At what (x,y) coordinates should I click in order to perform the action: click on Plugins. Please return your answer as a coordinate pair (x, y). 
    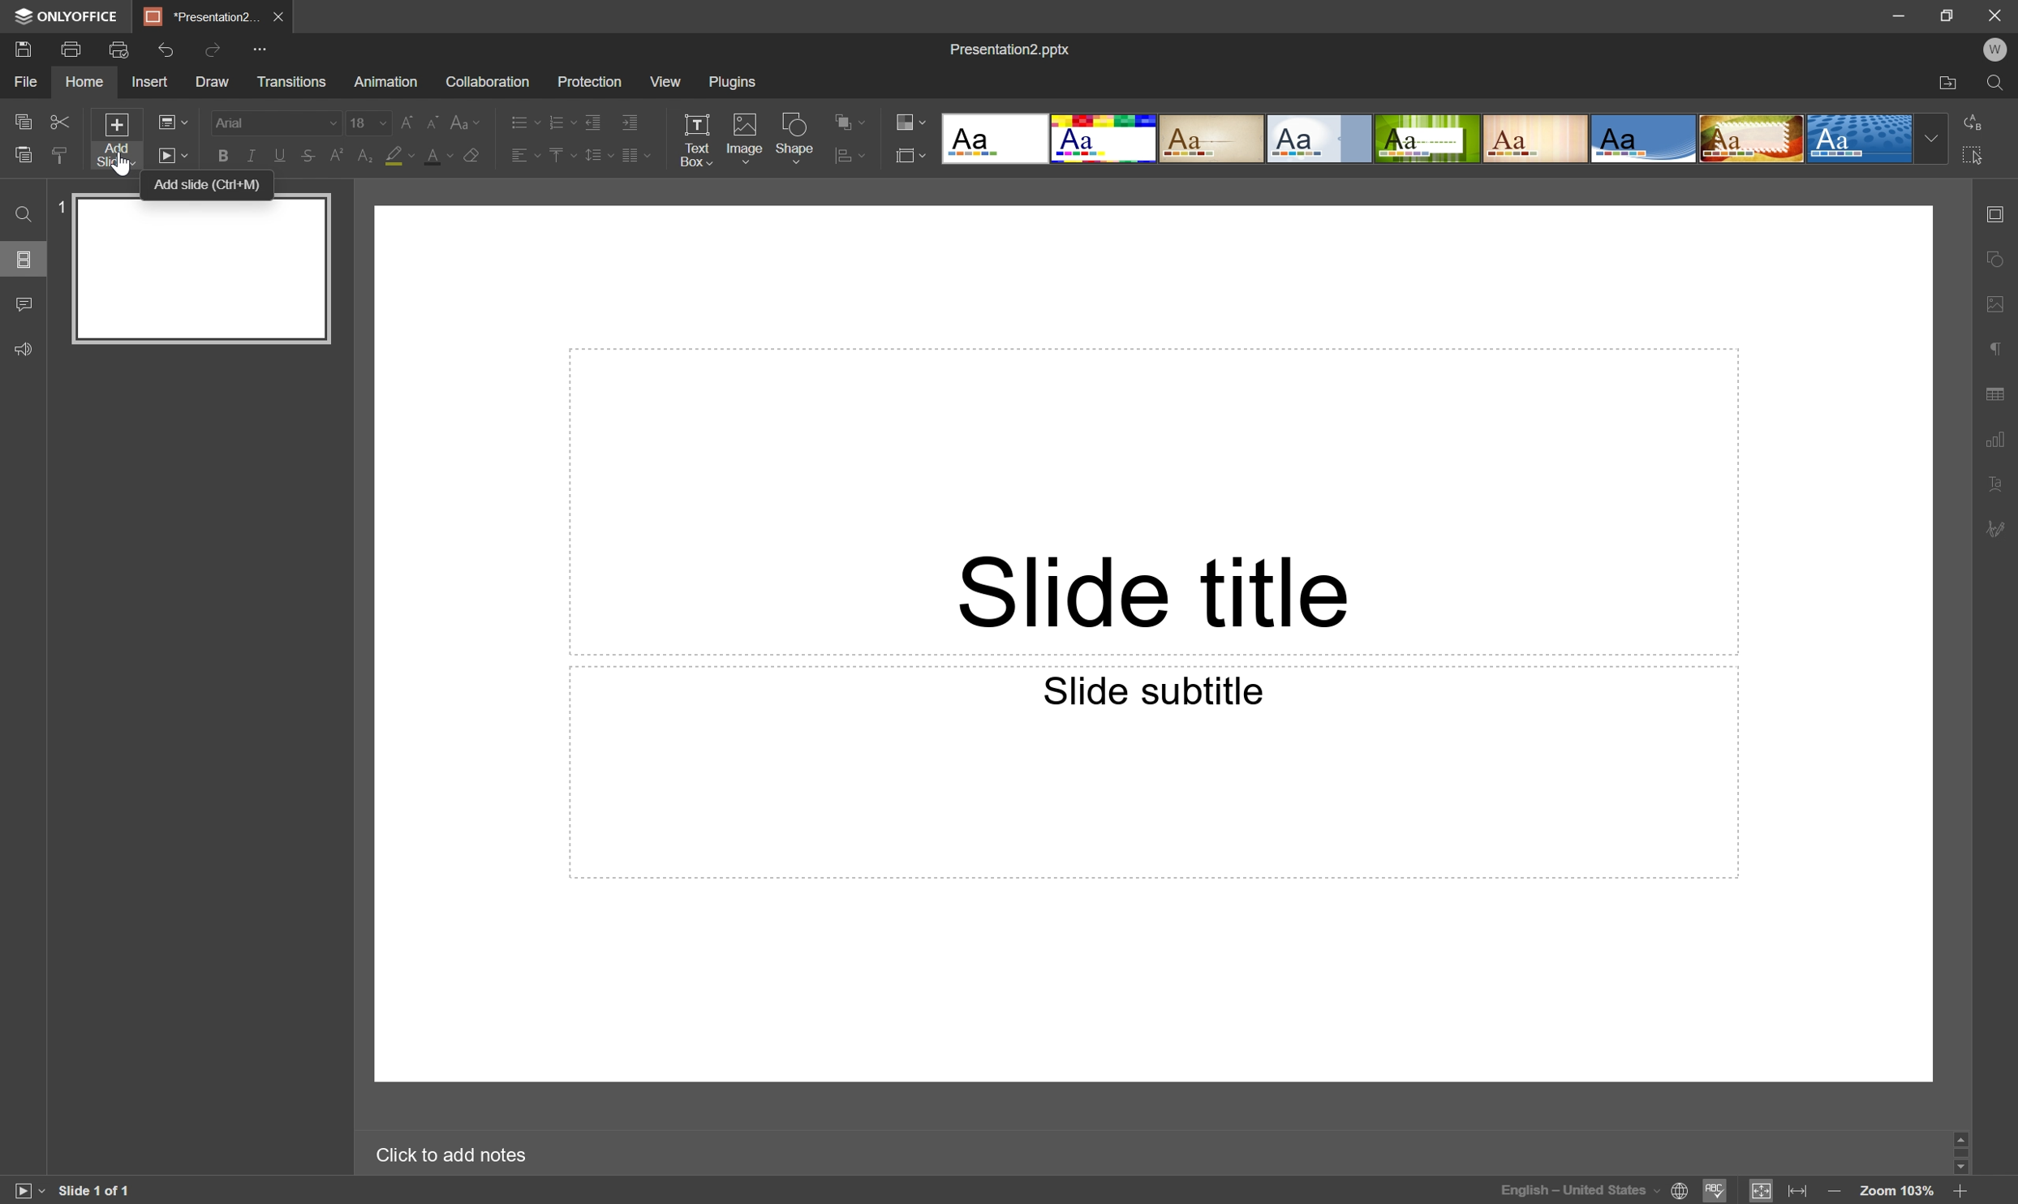
    Looking at the image, I should click on (734, 82).